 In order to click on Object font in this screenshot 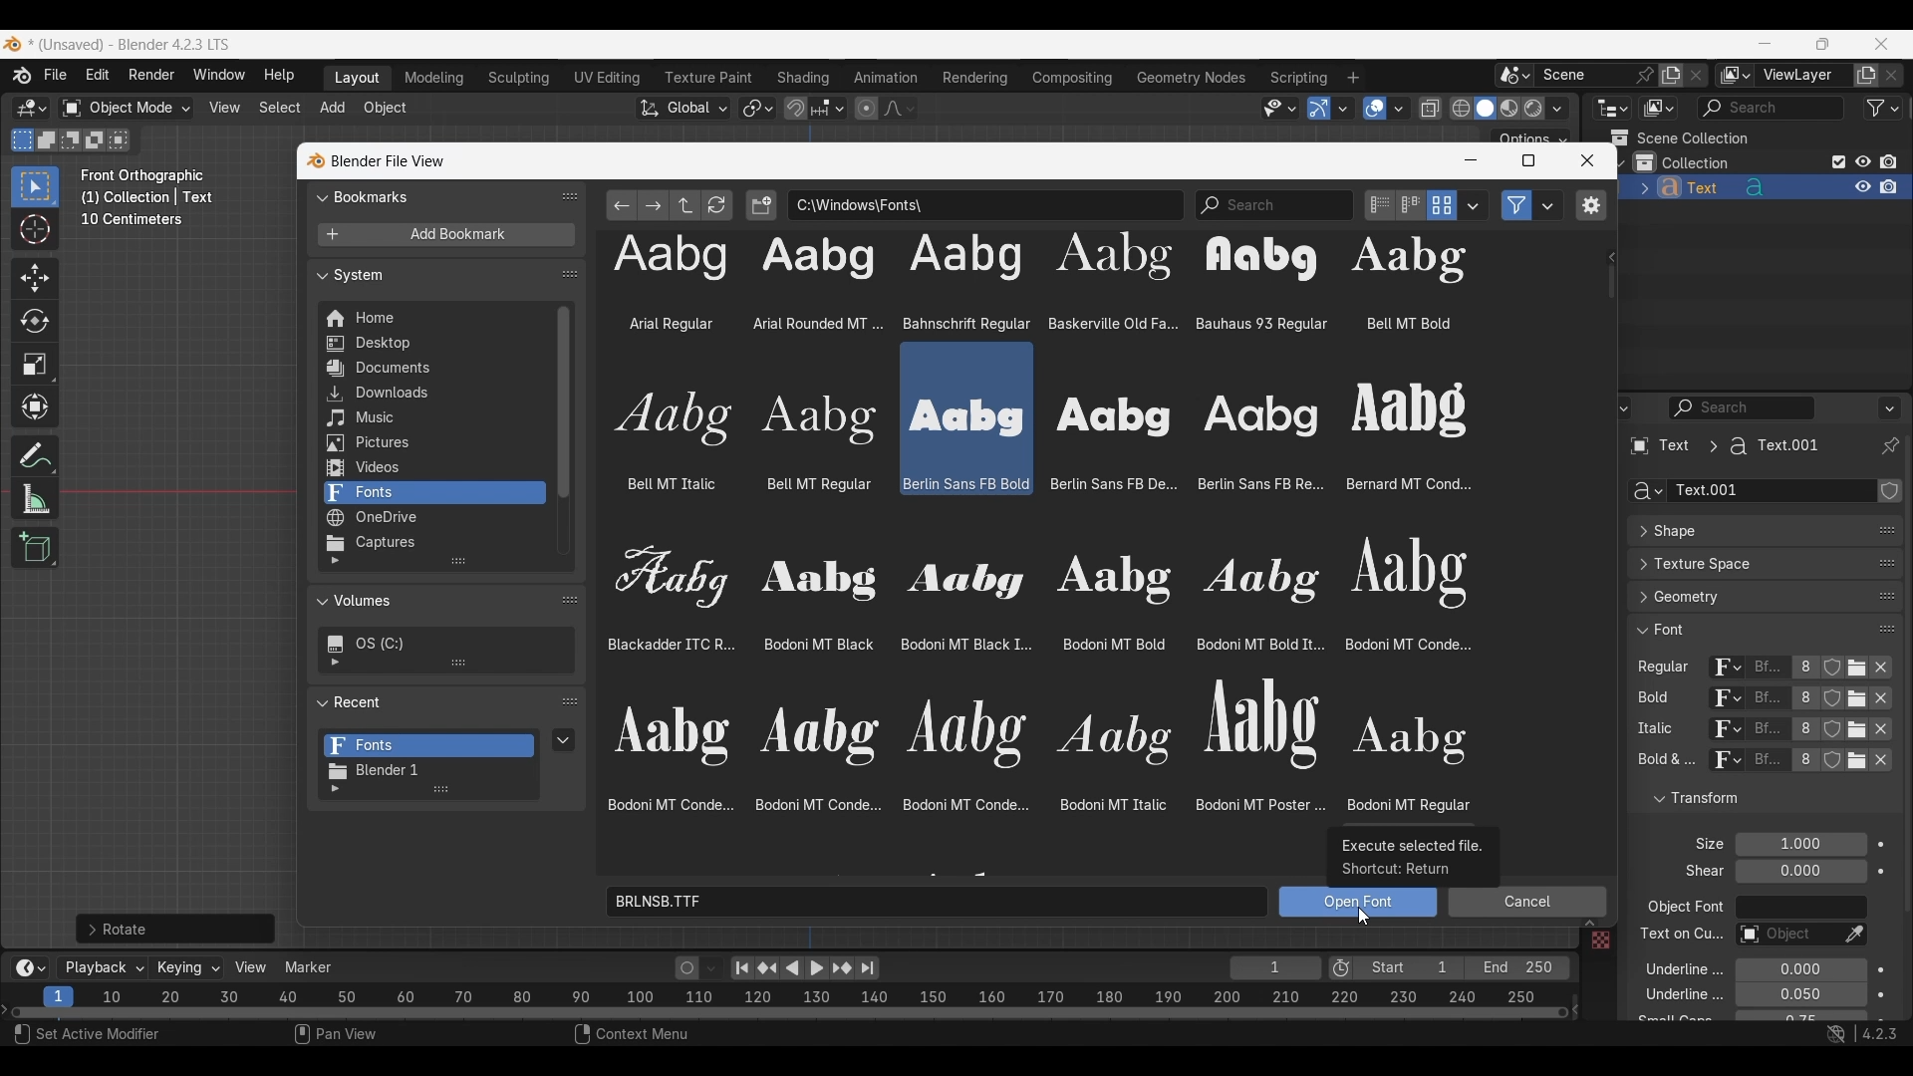, I will do `click(1800, 908)`.